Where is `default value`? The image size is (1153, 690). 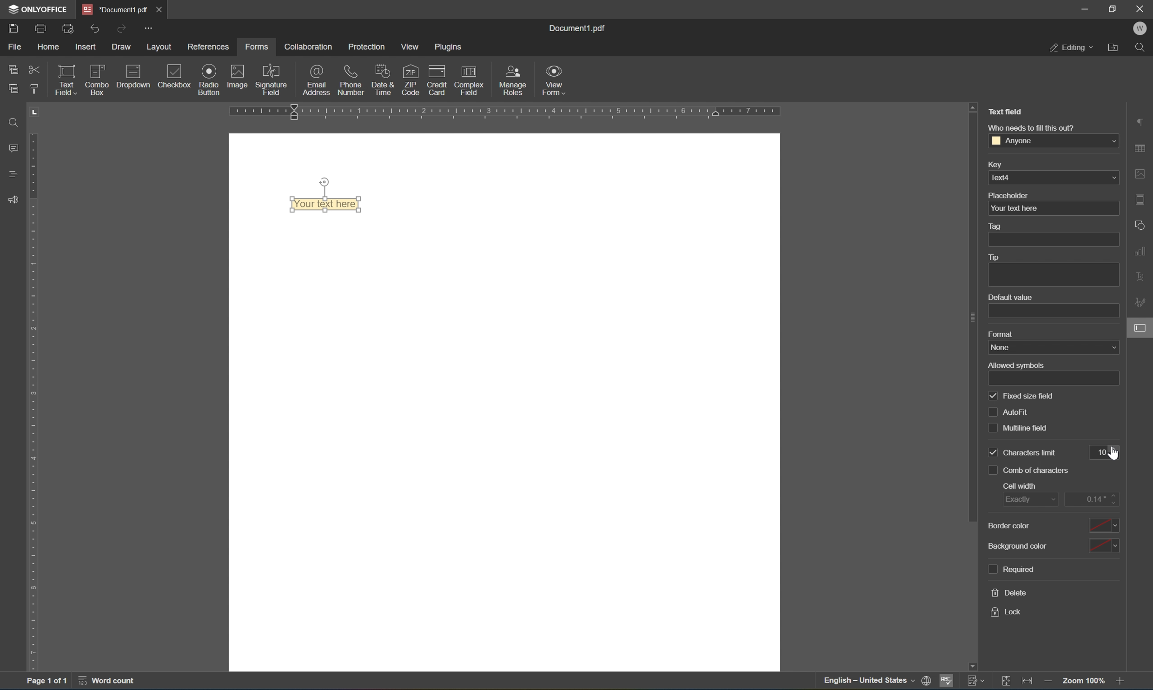 default value is located at coordinates (1011, 296).